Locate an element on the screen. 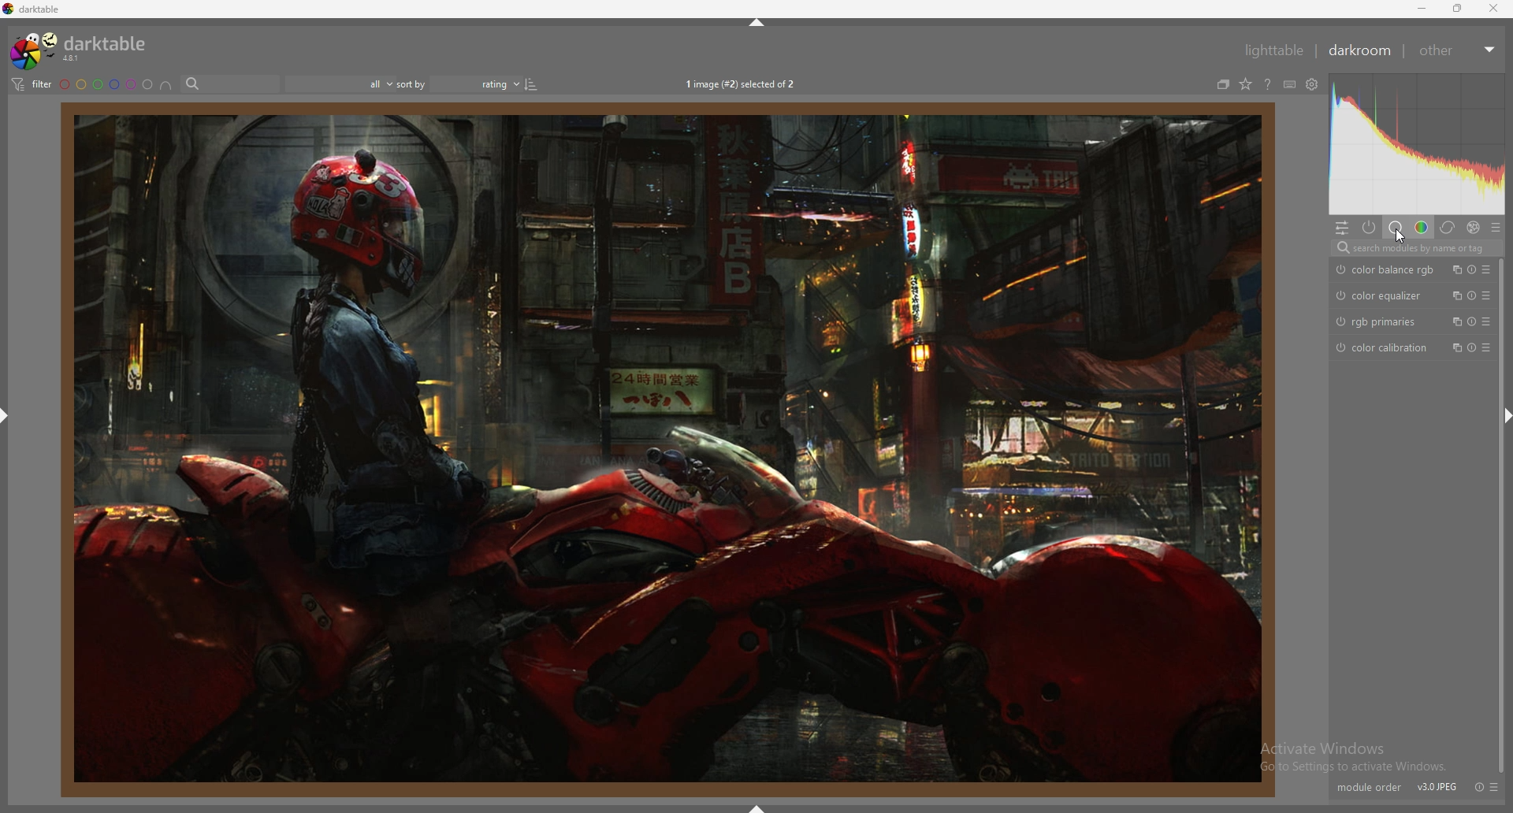  presets is located at coordinates (1486, 321).